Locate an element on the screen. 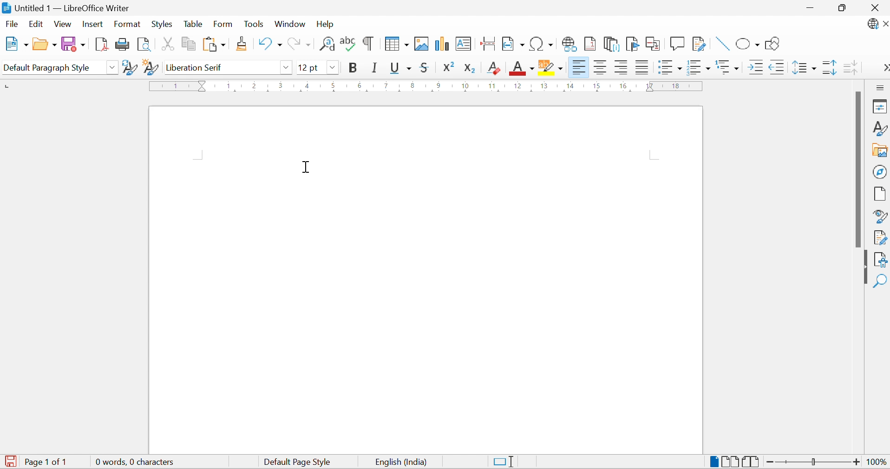 This screenshot has height=469, width=890. Toggle Print Preview is located at coordinates (143, 44).